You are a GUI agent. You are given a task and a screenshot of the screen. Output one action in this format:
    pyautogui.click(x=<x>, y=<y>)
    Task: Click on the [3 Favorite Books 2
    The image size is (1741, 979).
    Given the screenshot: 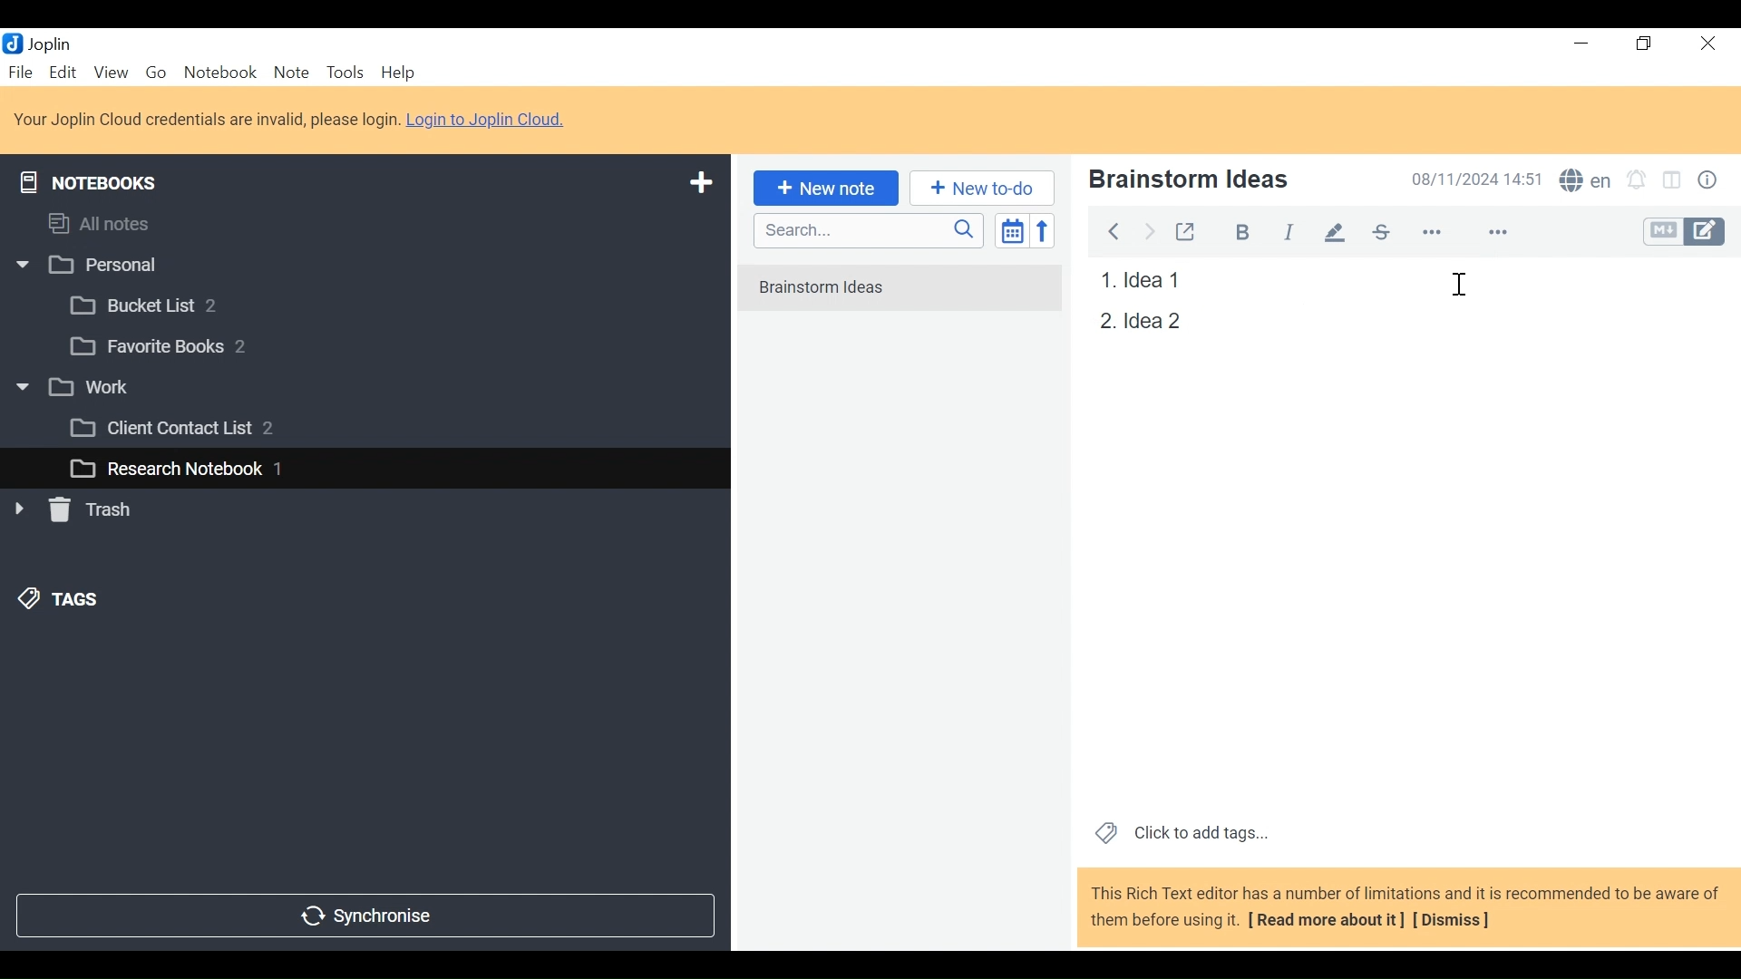 What is the action you would take?
    pyautogui.click(x=173, y=347)
    